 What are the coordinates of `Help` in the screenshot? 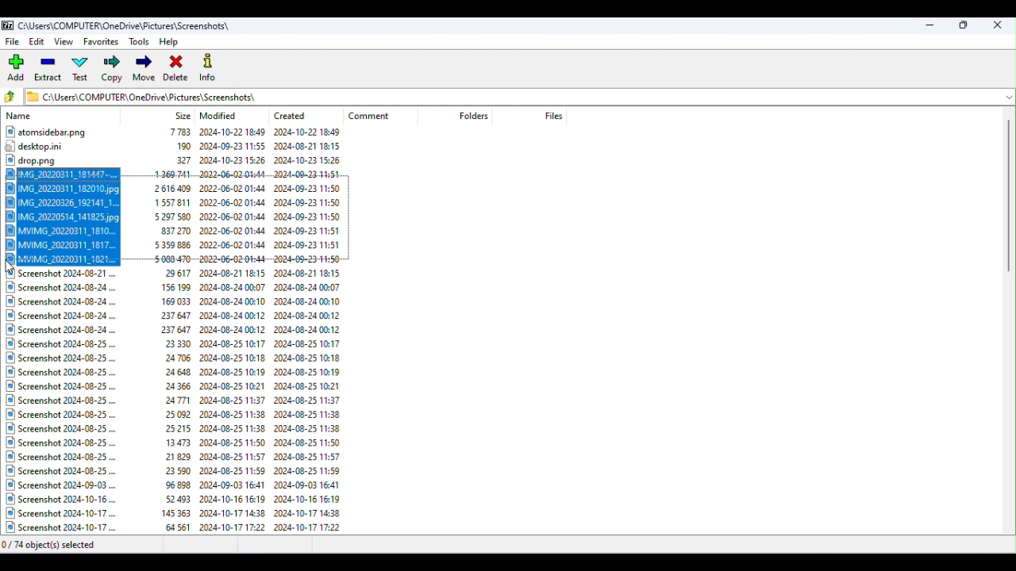 It's located at (173, 40).